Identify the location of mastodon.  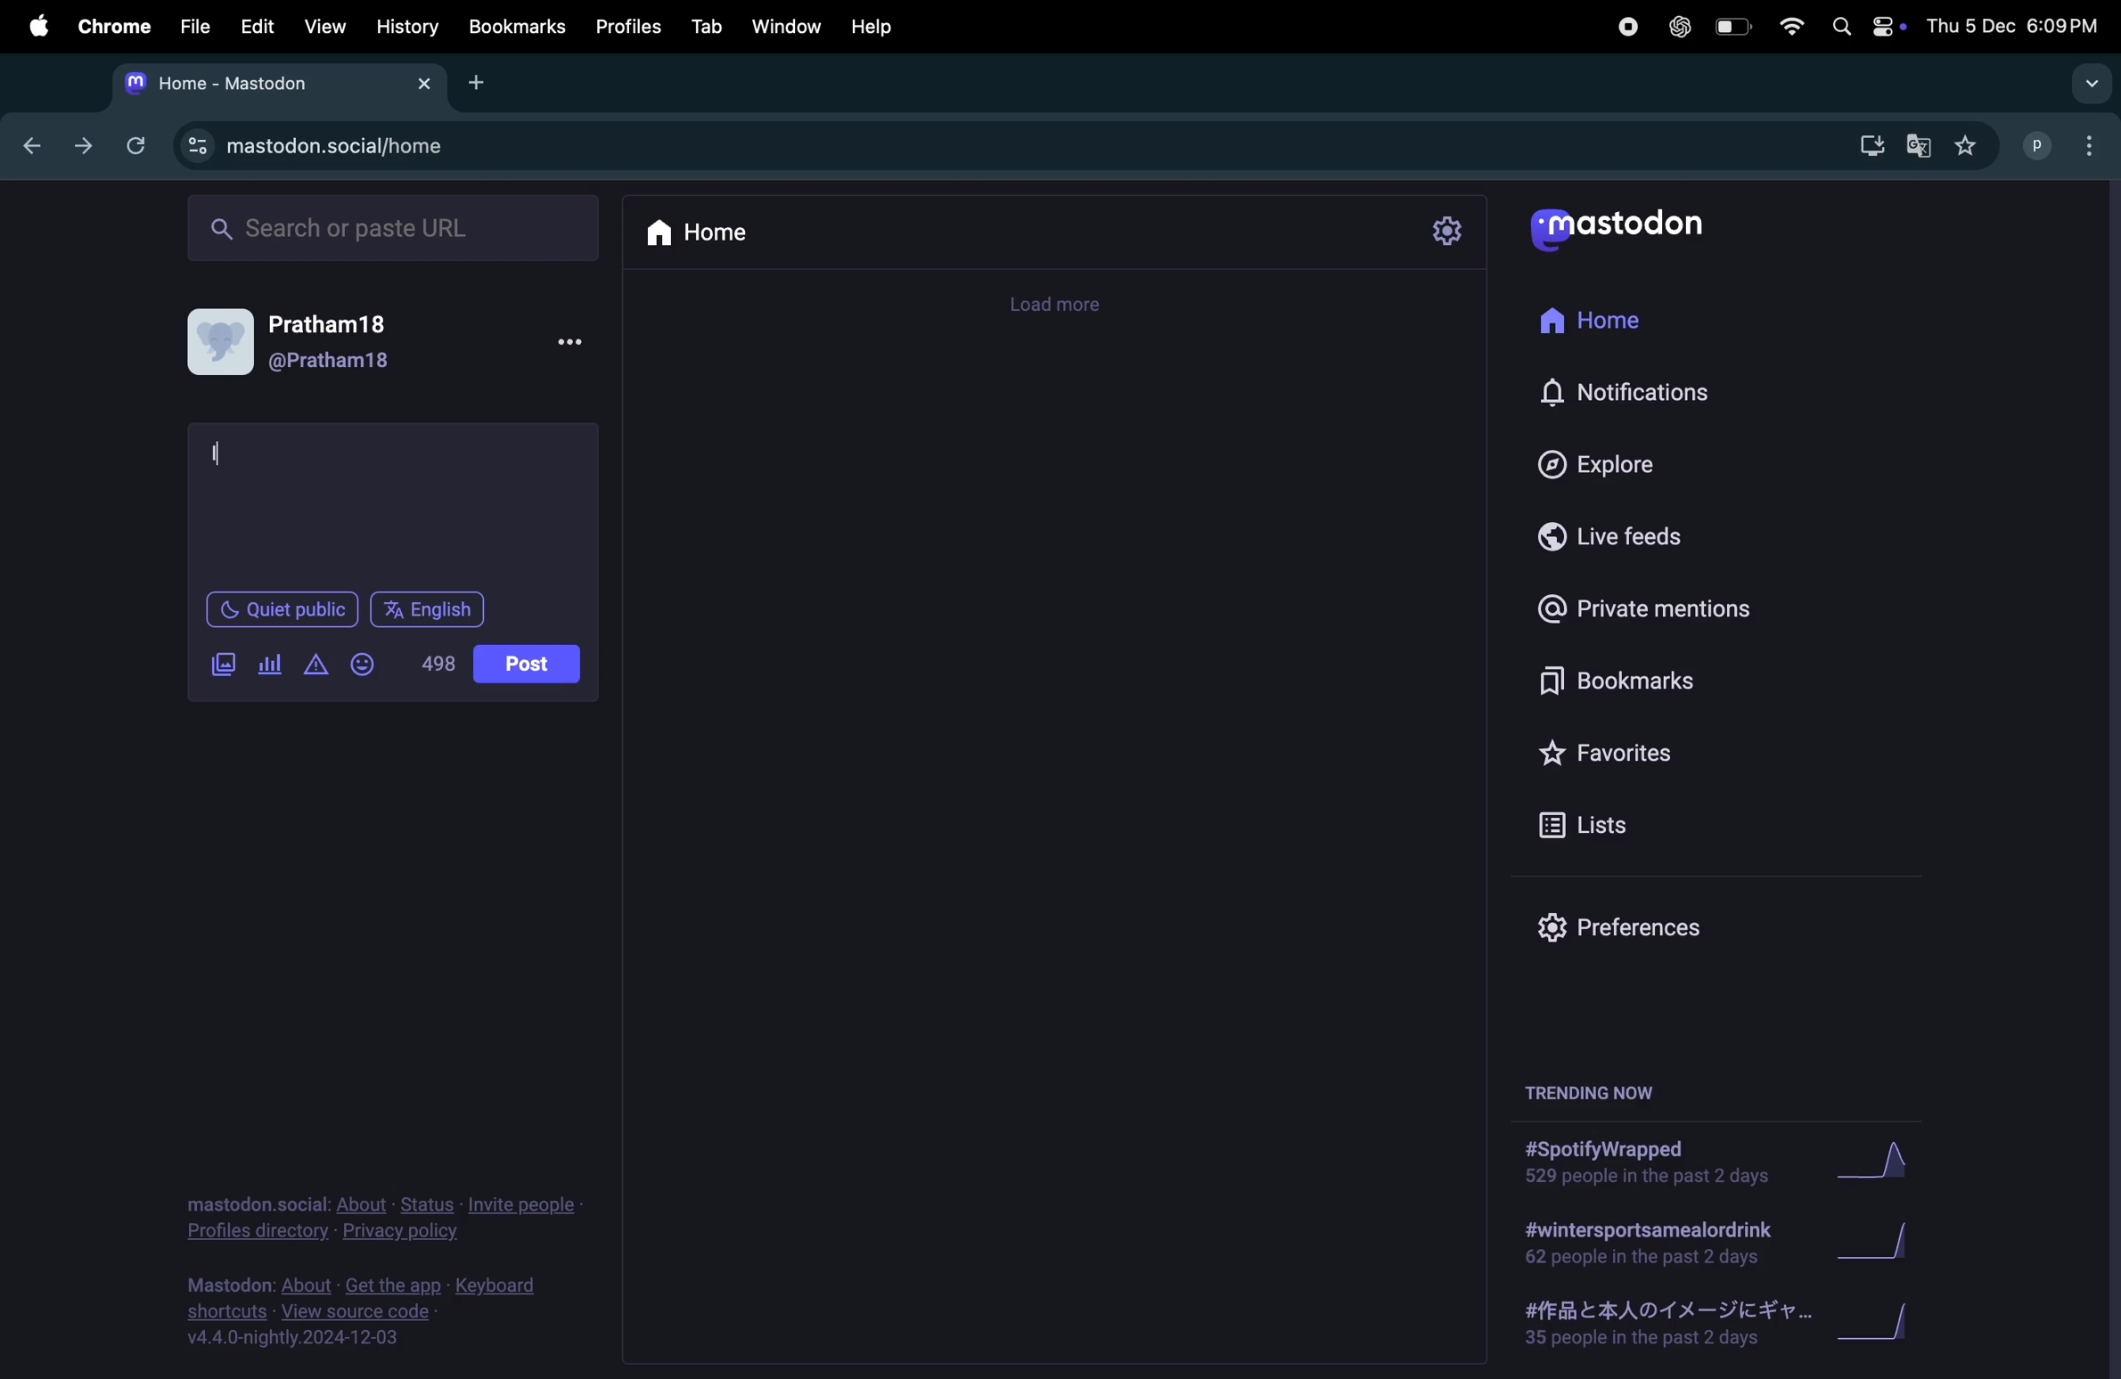
(1633, 227).